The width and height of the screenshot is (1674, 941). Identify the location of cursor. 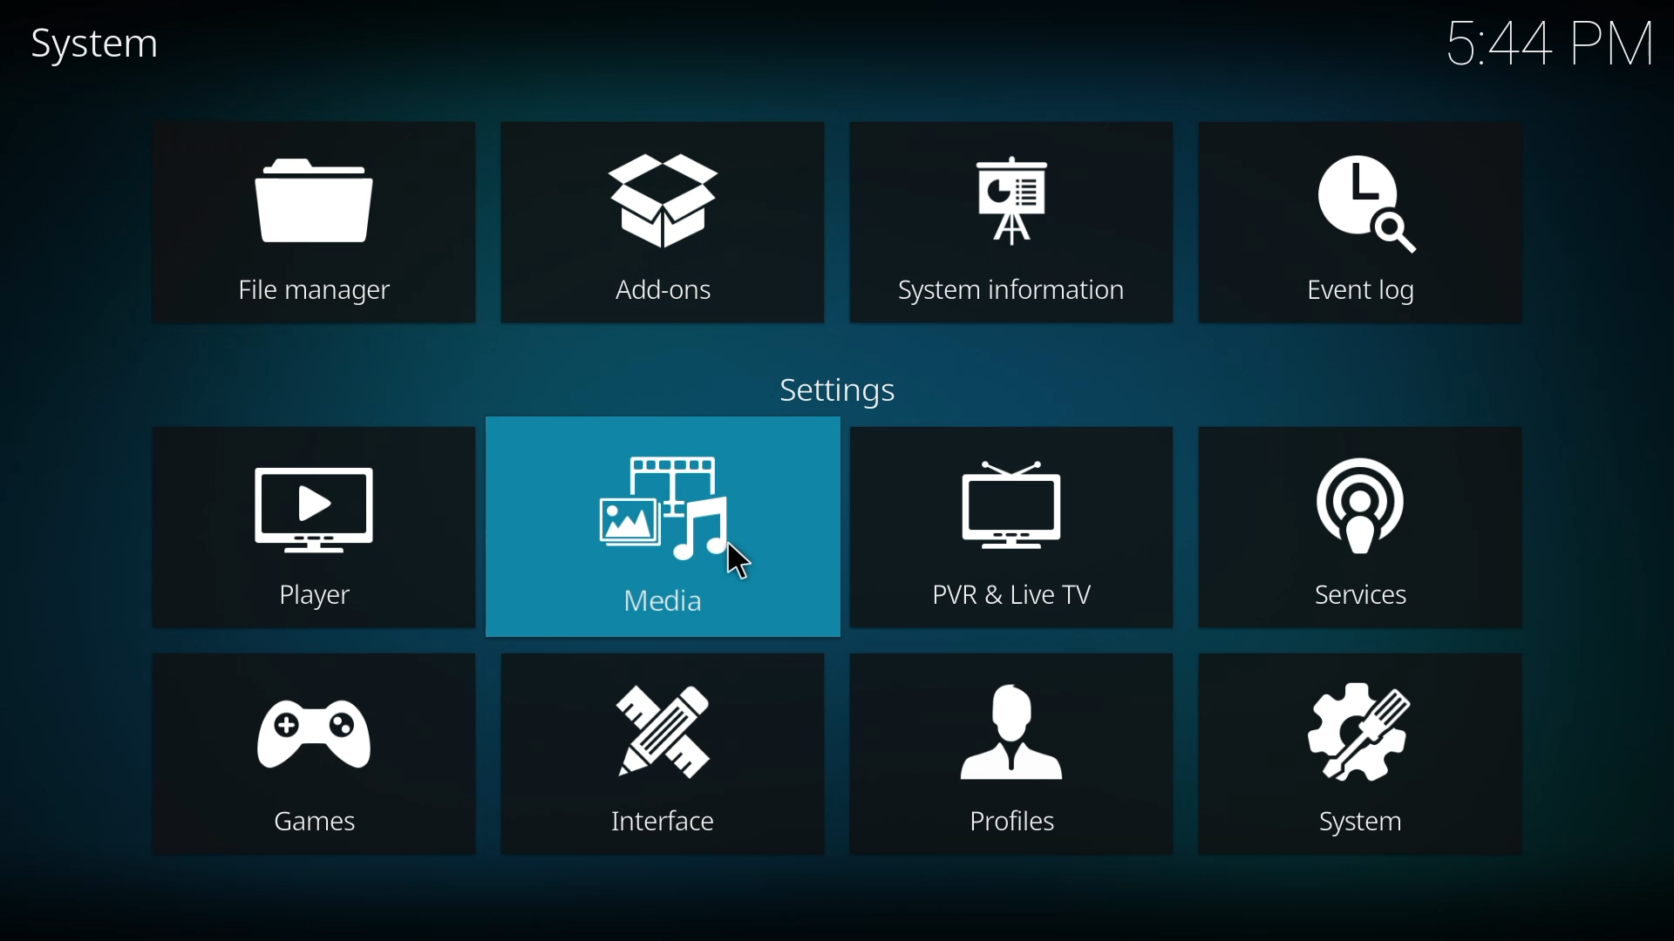
(743, 563).